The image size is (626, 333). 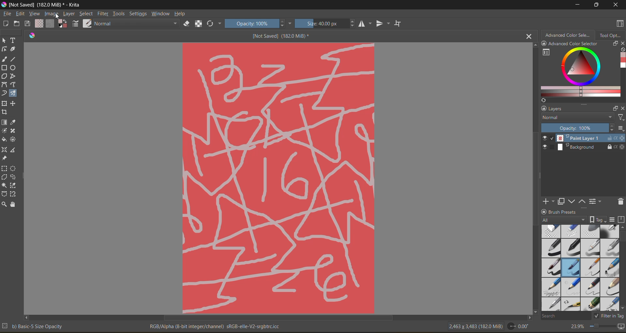 What do you see at coordinates (87, 24) in the screenshot?
I see `choose brush preset` at bounding box center [87, 24].